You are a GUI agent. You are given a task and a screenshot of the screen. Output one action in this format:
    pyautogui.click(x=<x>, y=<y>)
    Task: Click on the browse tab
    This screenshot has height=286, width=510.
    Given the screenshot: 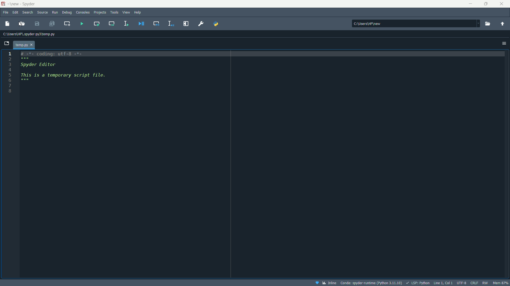 What is the action you would take?
    pyautogui.click(x=7, y=43)
    